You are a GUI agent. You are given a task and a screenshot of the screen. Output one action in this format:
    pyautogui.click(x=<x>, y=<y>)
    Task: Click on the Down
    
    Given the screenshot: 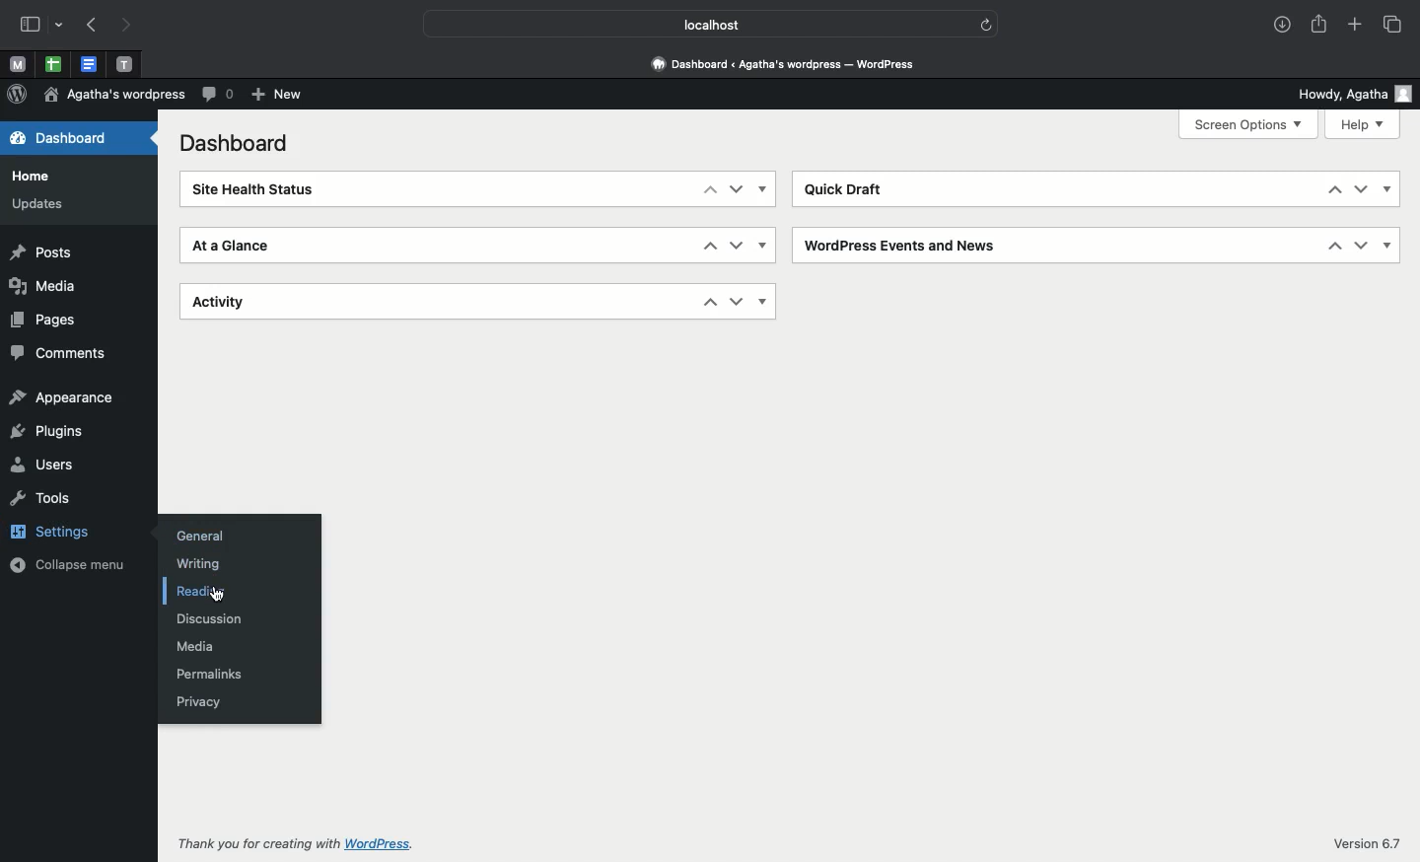 What is the action you would take?
    pyautogui.click(x=735, y=300)
    